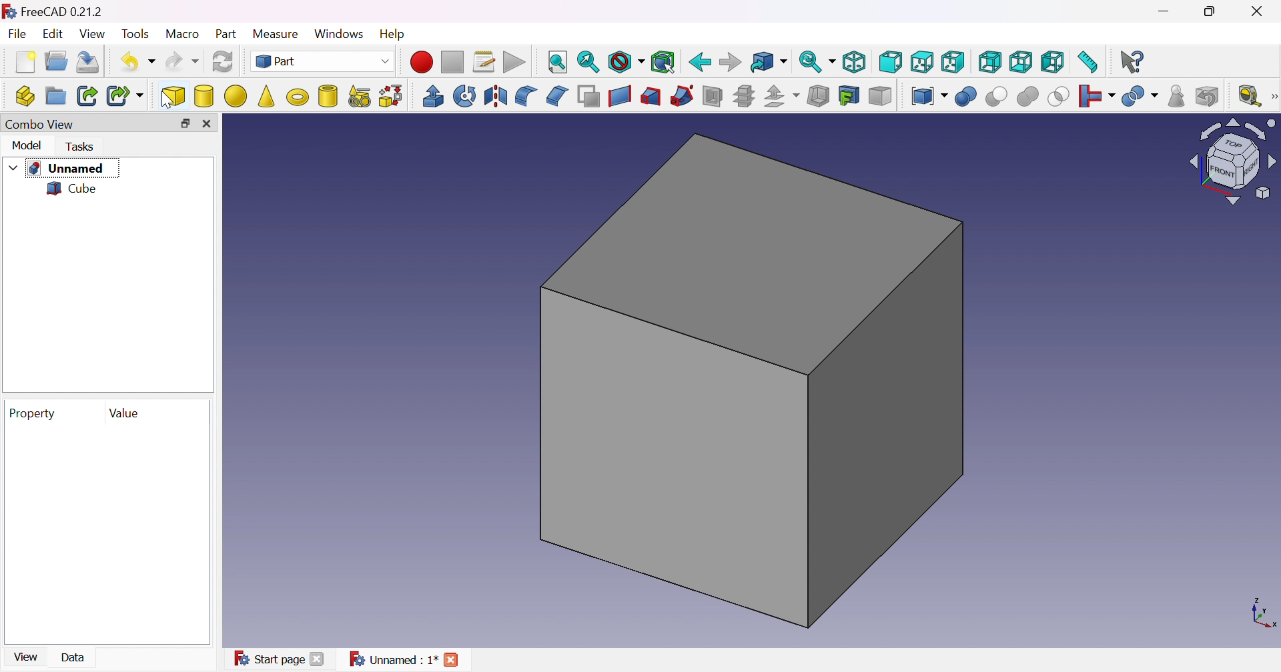  What do you see at coordinates (394, 658) in the screenshot?
I see `Unnamed : 1*` at bounding box center [394, 658].